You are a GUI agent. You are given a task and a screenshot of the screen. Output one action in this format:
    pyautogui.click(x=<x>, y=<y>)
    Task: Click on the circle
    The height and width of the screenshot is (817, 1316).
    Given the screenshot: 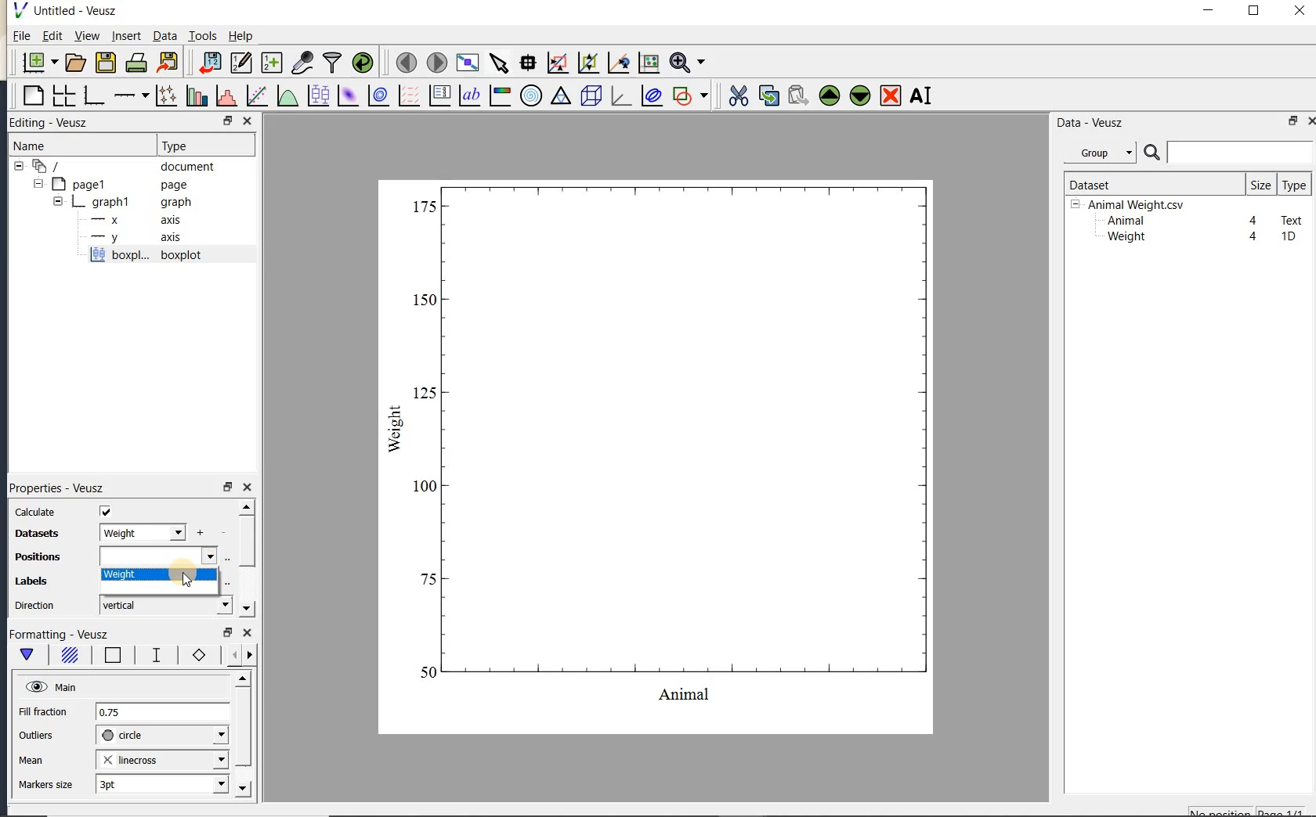 What is the action you would take?
    pyautogui.click(x=162, y=736)
    